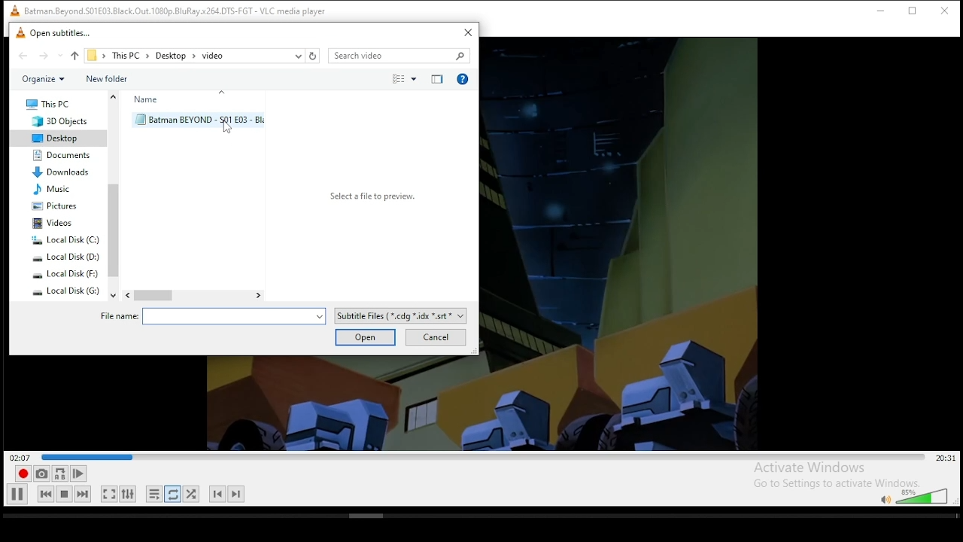 This screenshot has width=963, height=542. I want to click on subtitle file, so click(199, 119).